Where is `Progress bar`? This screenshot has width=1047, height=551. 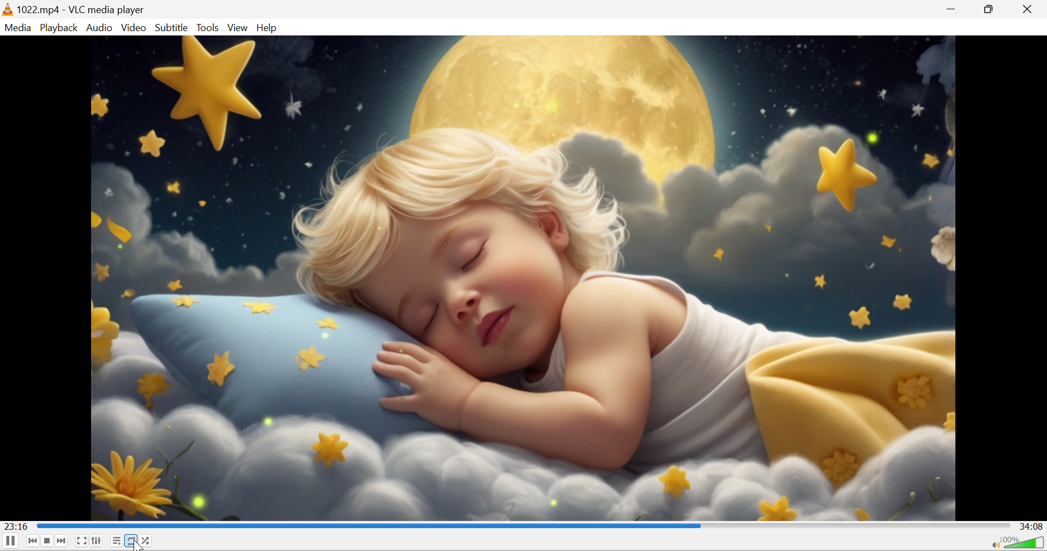 Progress bar is located at coordinates (523, 524).